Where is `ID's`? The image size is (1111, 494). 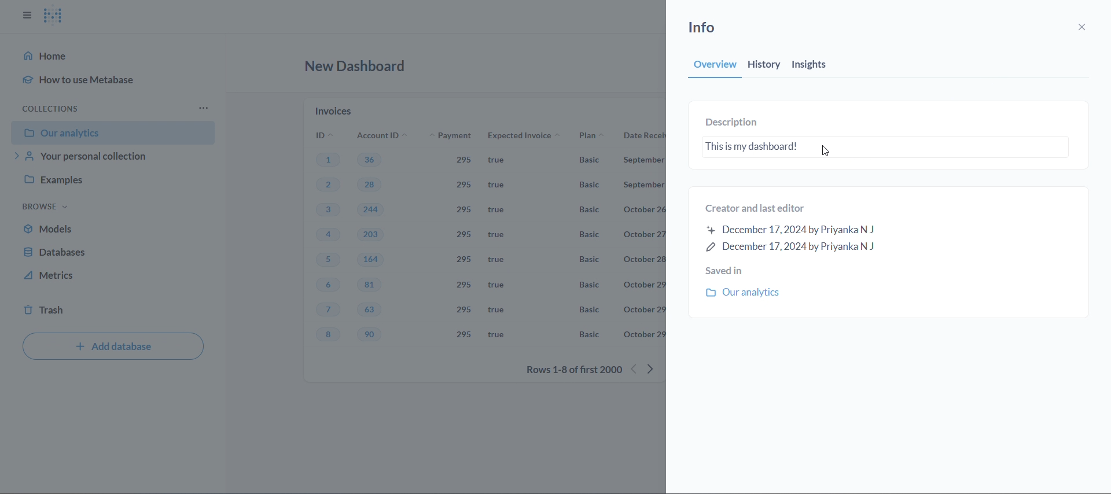 ID's is located at coordinates (319, 135).